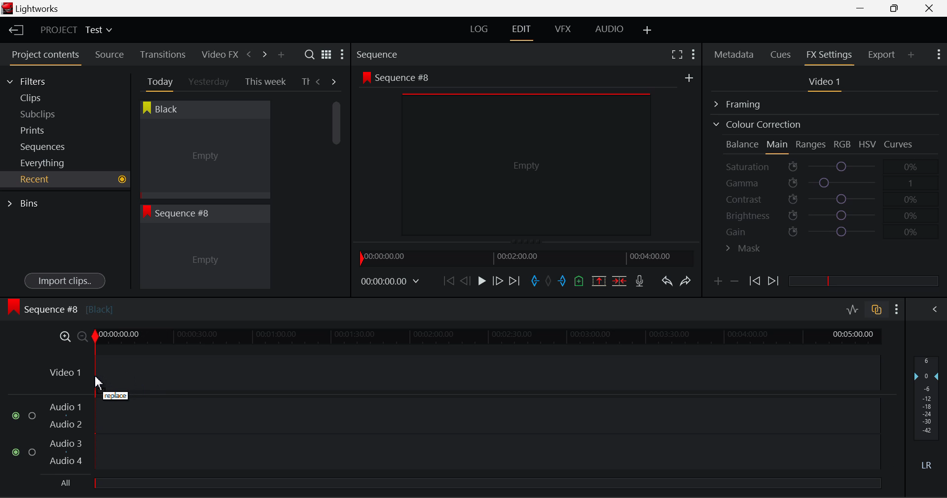 The width and height of the screenshot is (947, 498). Describe the element at coordinates (63, 336) in the screenshot. I see `Timeline Zoom In` at that location.